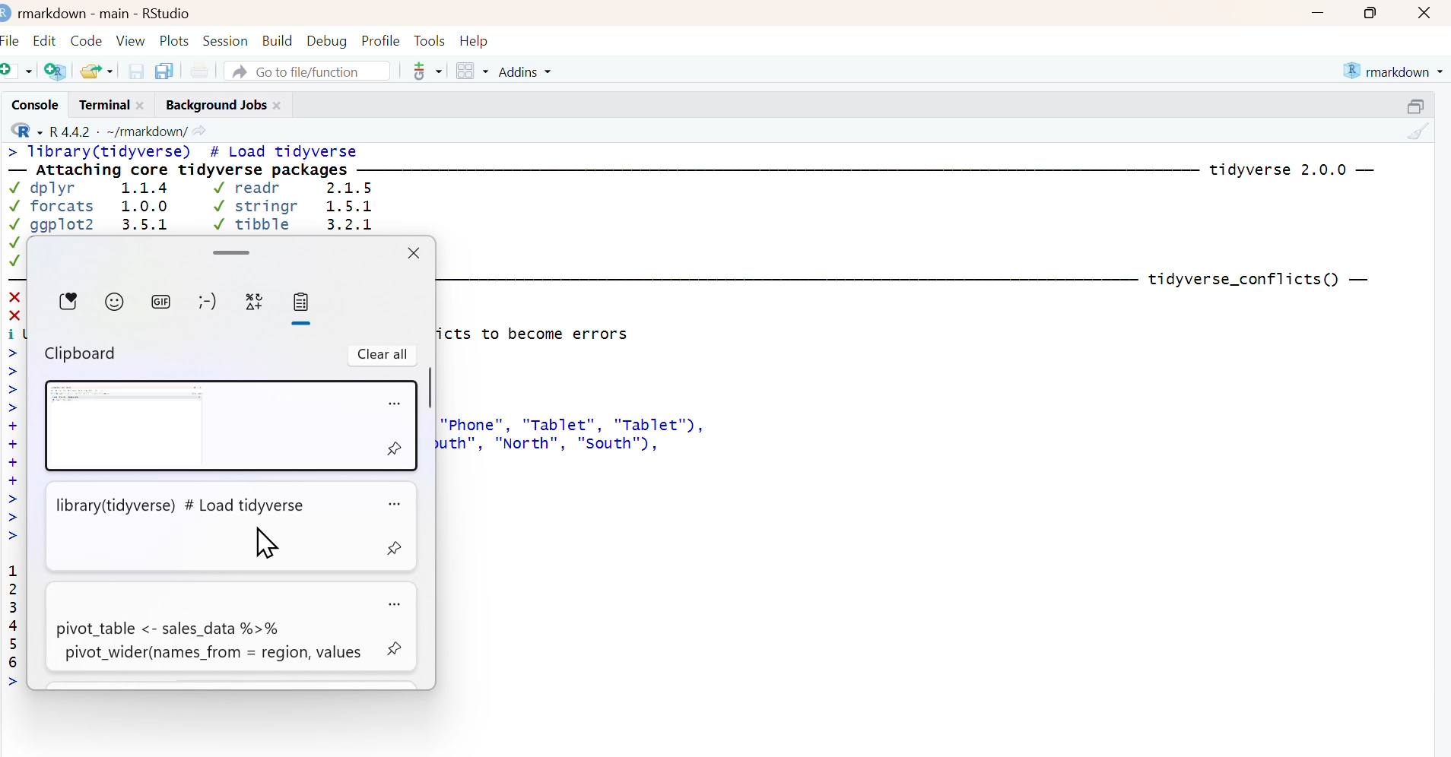 The width and height of the screenshot is (1451, 757). I want to click on save all, so click(164, 70).